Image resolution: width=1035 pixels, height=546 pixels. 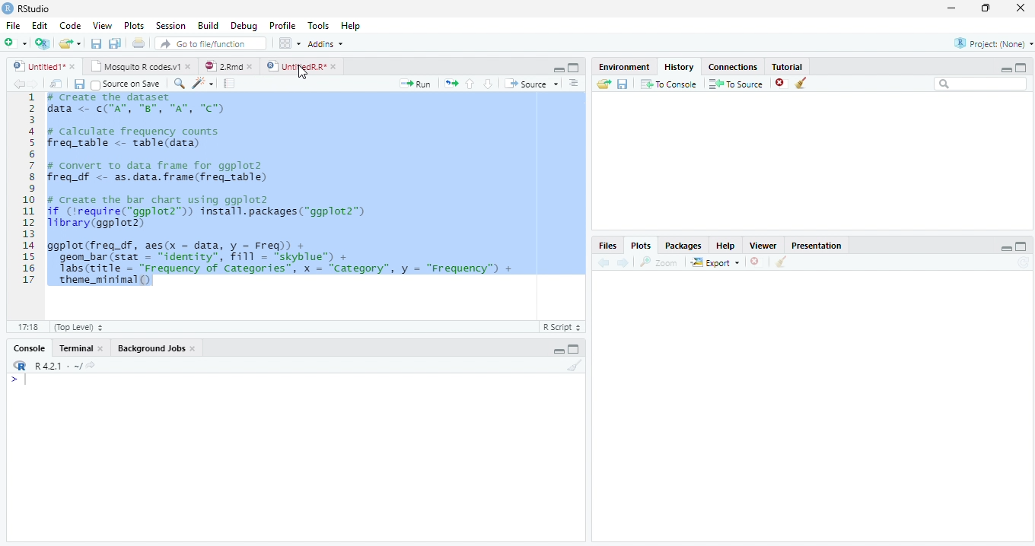 What do you see at coordinates (327, 44) in the screenshot?
I see `Addins` at bounding box center [327, 44].